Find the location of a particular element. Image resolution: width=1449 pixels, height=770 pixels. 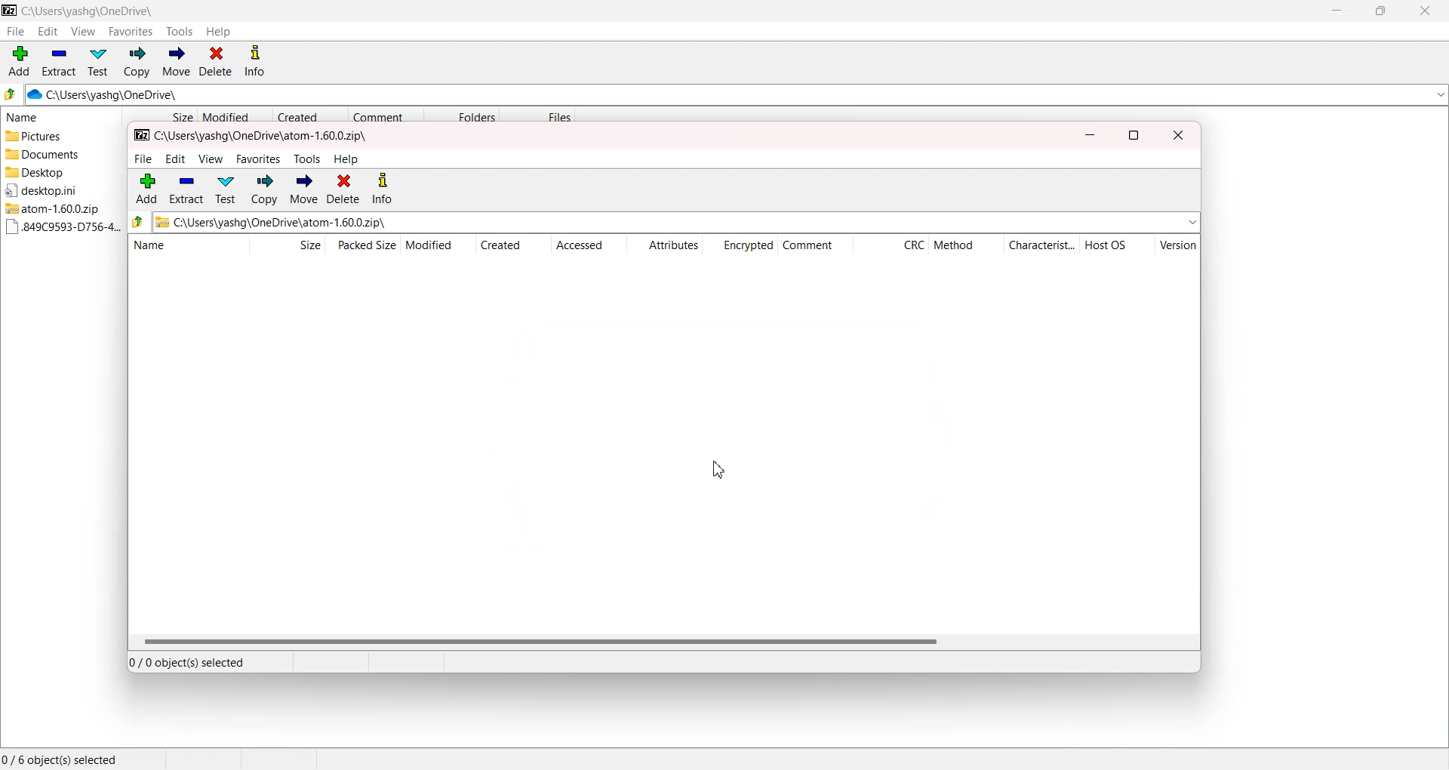

minimize is located at coordinates (1090, 136).